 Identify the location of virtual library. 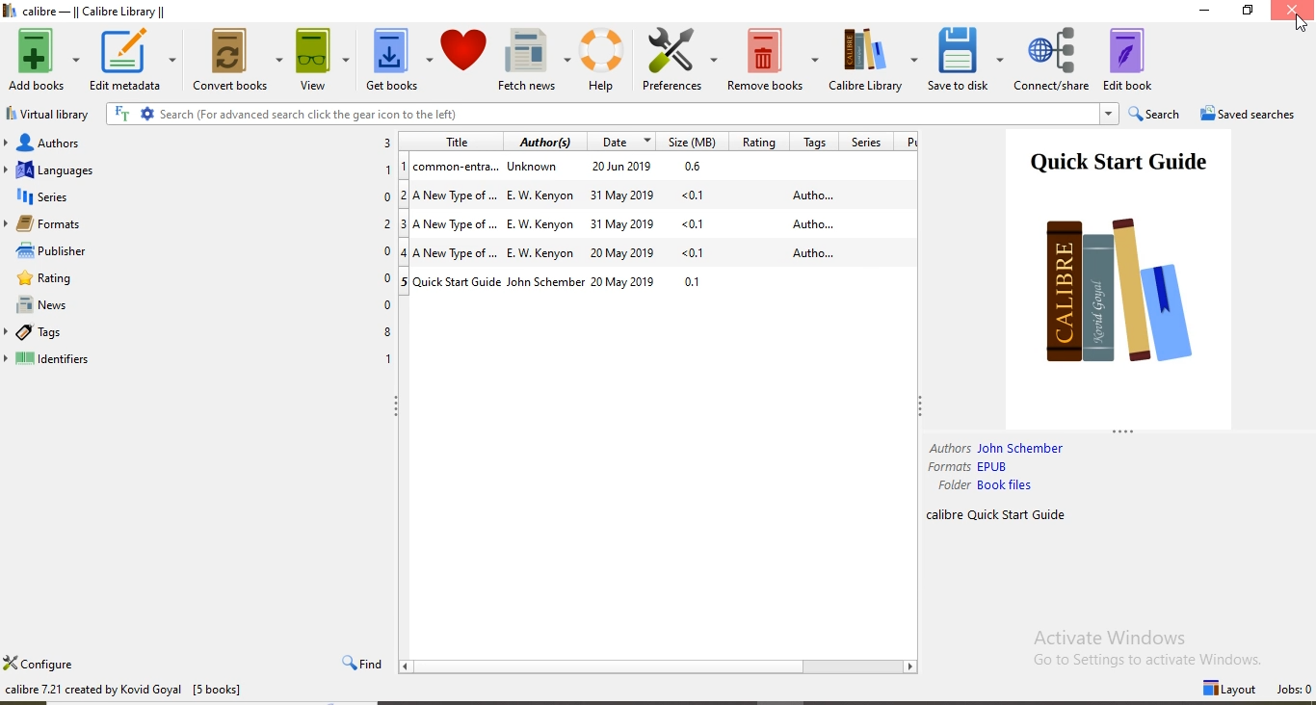
(51, 114).